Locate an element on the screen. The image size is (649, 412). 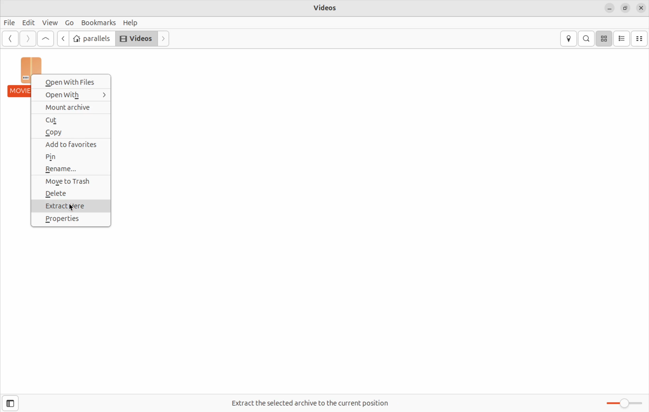
delete is located at coordinates (70, 194).